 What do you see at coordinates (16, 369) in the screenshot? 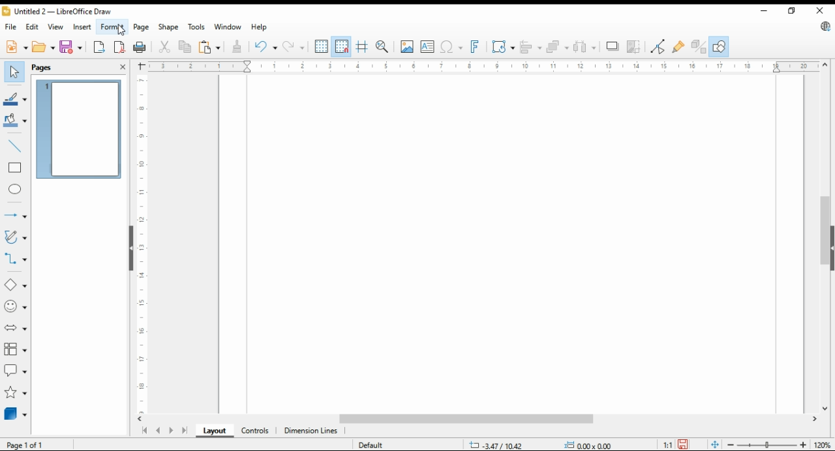
I see `callout shapes` at bounding box center [16, 369].